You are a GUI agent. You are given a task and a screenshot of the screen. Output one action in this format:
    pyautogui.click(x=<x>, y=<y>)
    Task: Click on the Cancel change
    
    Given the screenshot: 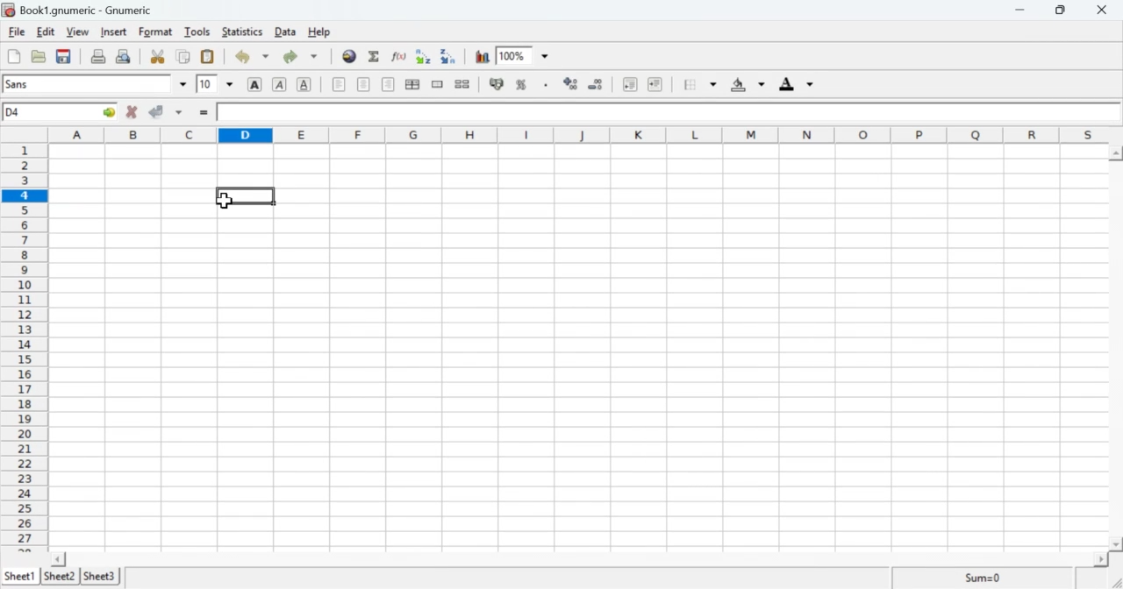 What is the action you would take?
    pyautogui.click(x=132, y=113)
    